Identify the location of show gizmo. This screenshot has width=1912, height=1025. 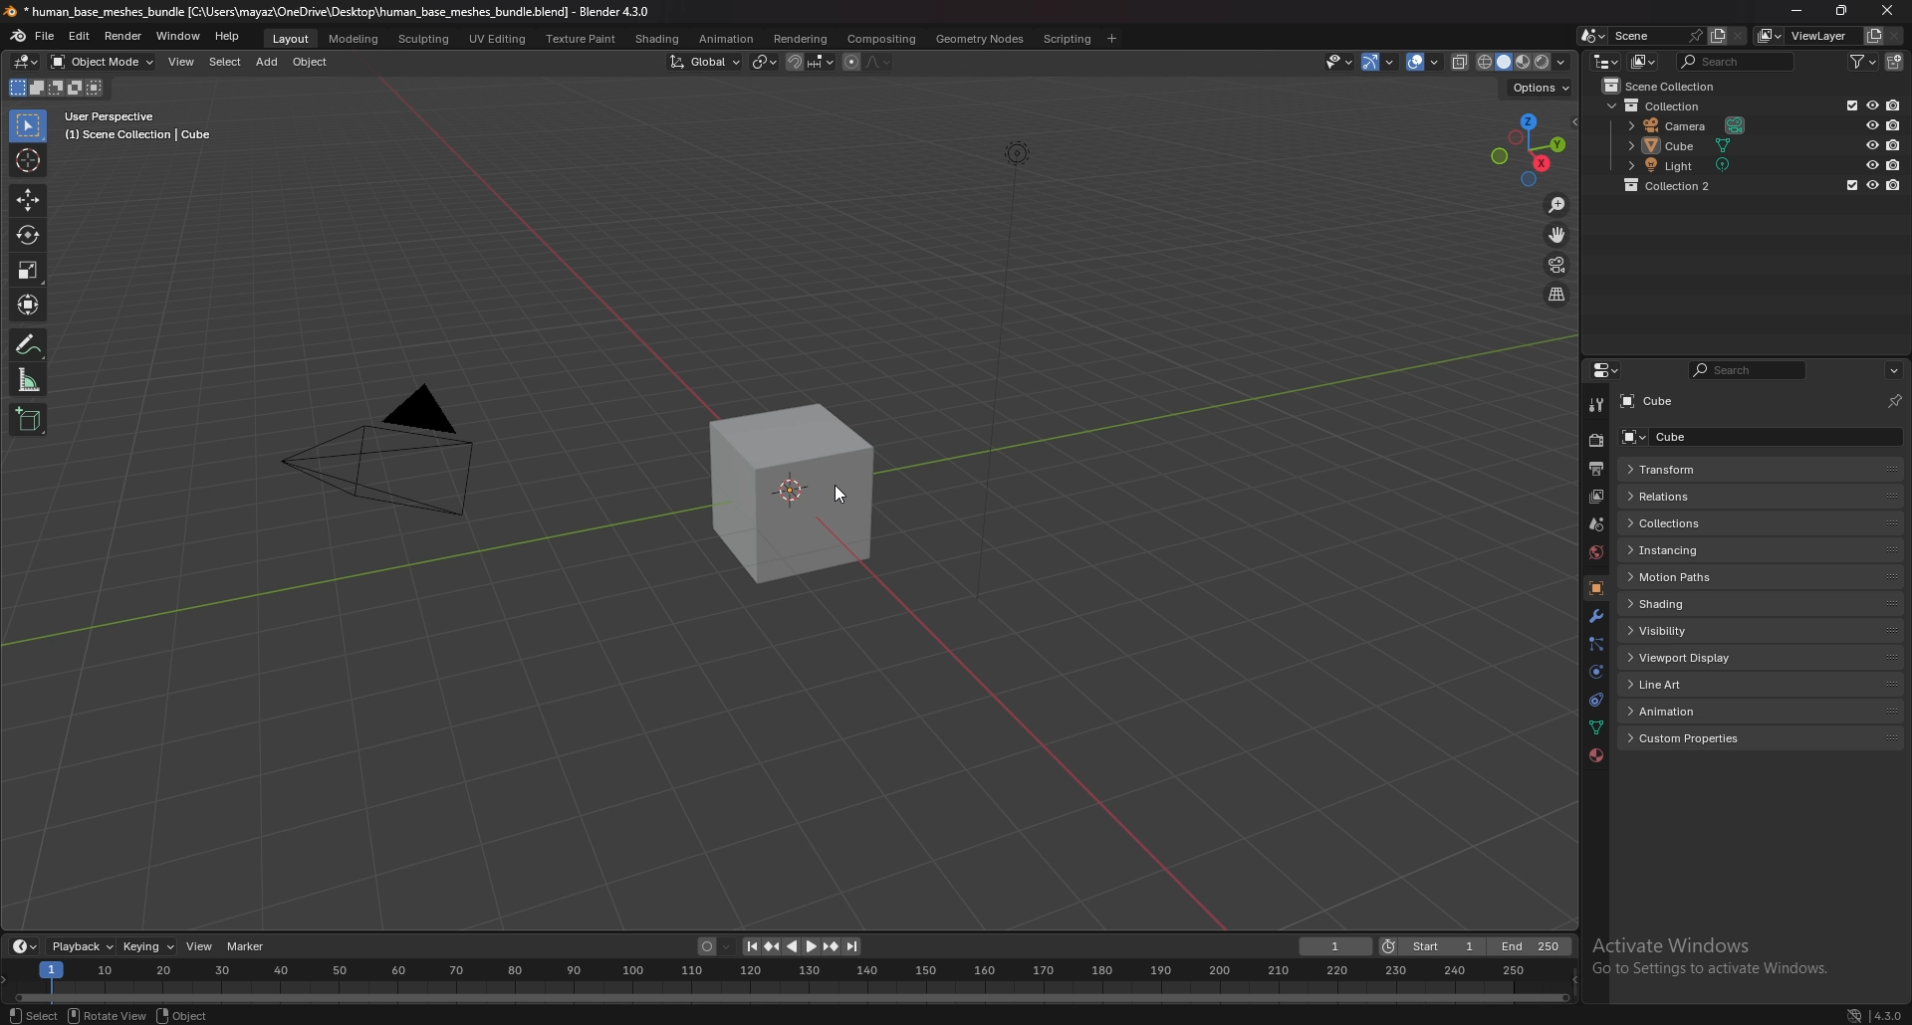
(1378, 63).